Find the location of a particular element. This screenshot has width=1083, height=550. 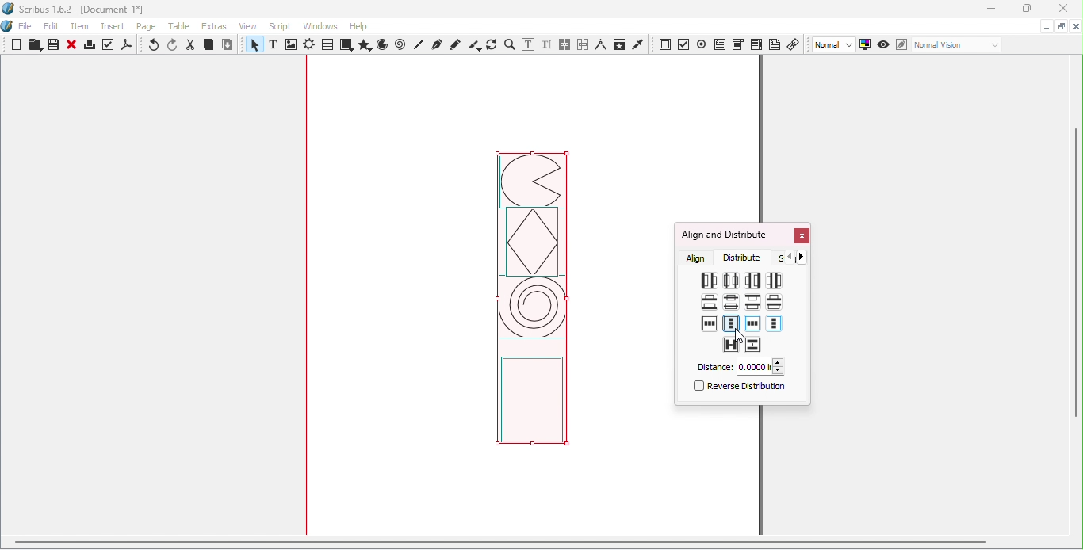

Insert is located at coordinates (115, 25).